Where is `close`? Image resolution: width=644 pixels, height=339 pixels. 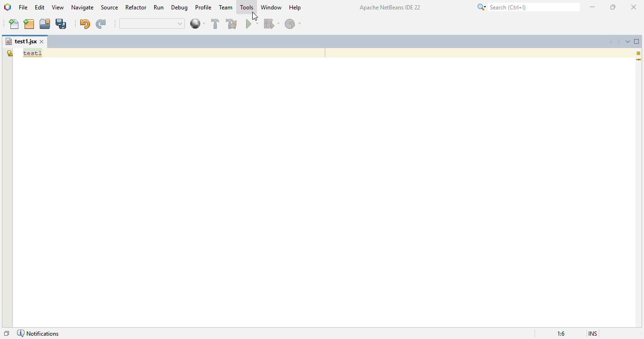 close is located at coordinates (633, 7).